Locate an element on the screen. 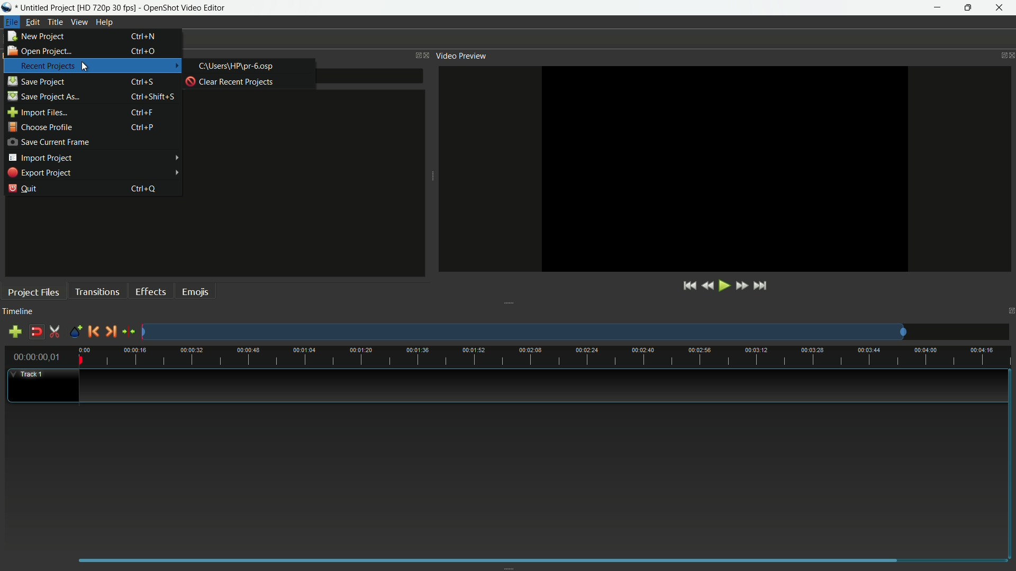 The width and height of the screenshot is (1016, 571). export project is located at coordinates (39, 173).